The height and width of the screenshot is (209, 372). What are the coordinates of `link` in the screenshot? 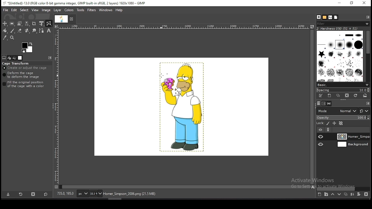 It's located at (329, 130).